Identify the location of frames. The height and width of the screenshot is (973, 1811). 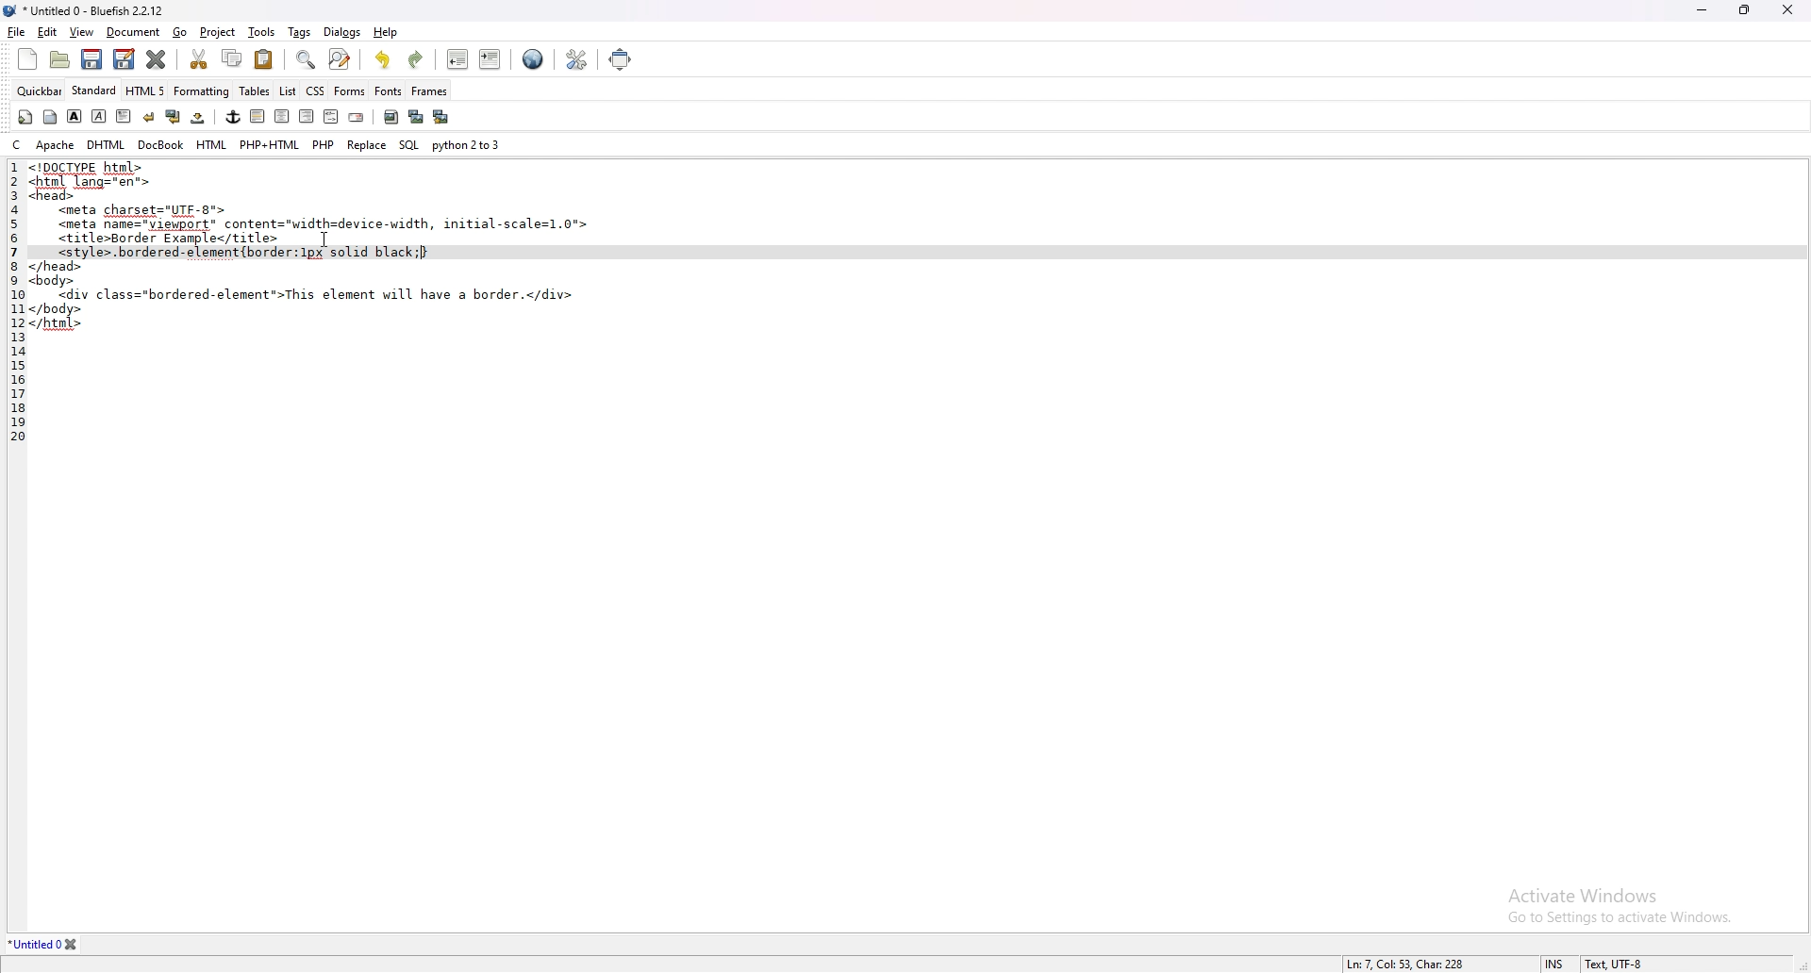
(429, 91).